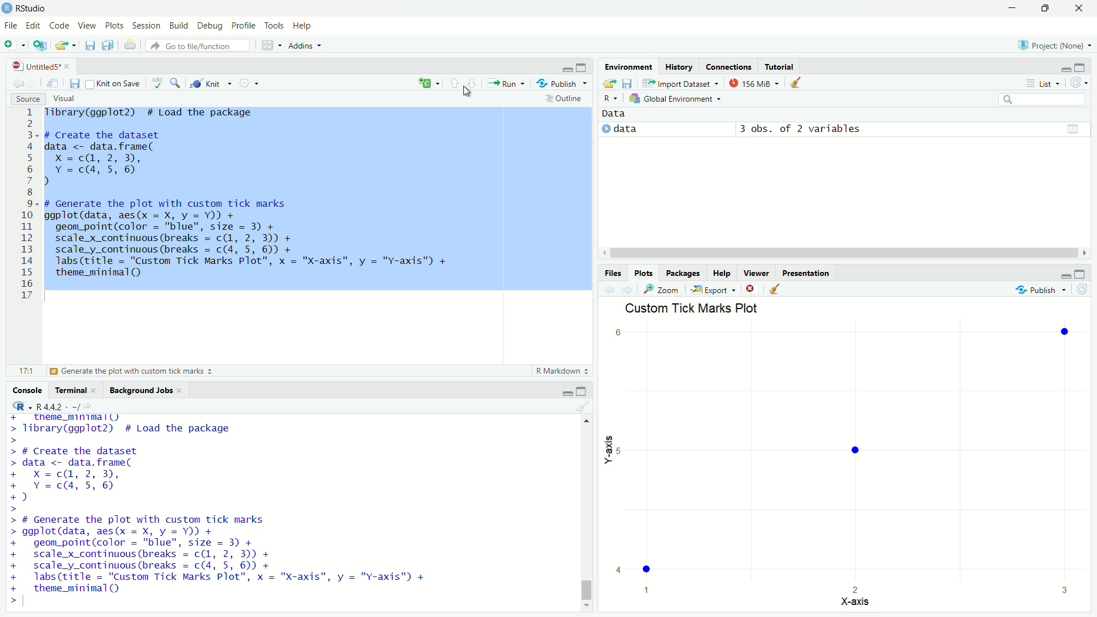  I want to click on help, so click(305, 25).